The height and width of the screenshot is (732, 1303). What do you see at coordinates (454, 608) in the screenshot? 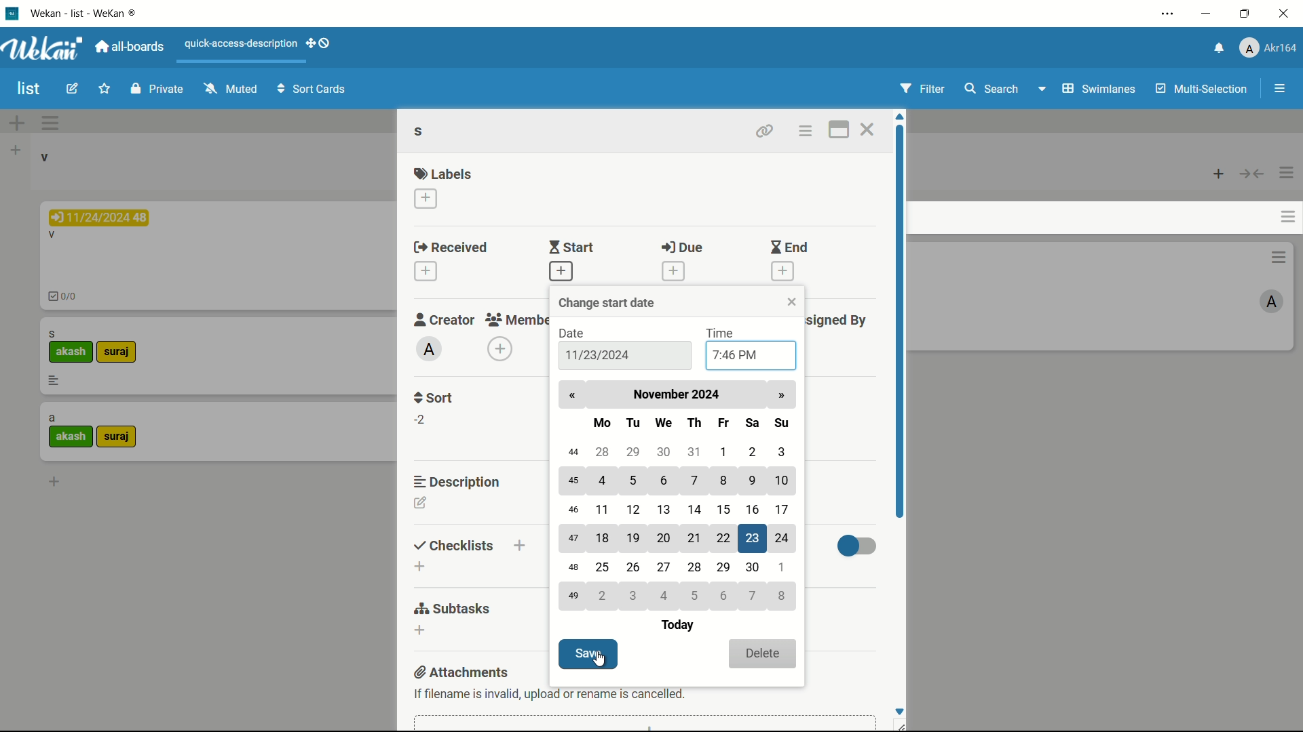
I see `subtasks` at bounding box center [454, 608].